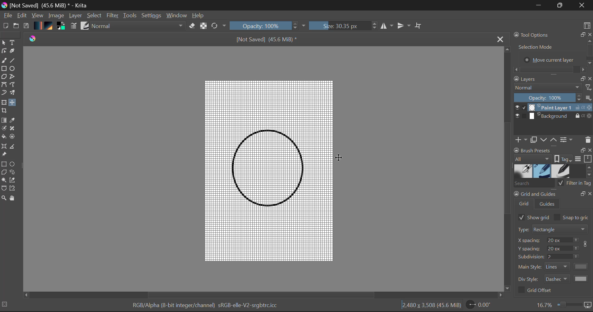 This screenshot has width=593, height=312. I want to click on Color Information, so click(208, 306).